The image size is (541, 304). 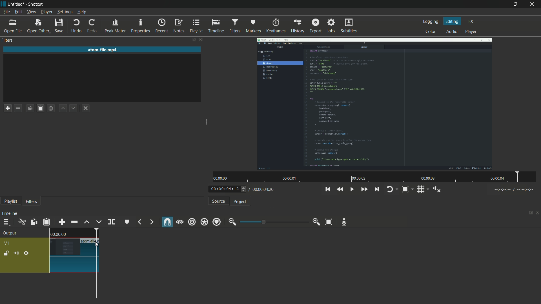 What do you see at coordinates (106, 260) in the screenshot?
I see `choose recent color` at bounding box center [106, 260].